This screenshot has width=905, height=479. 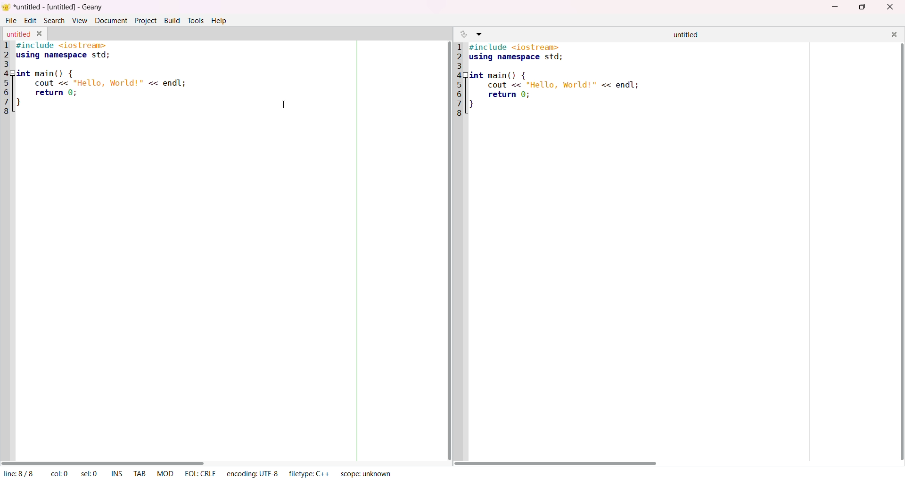 What do you see at coordinates (7, 7) in the screenshot?
I see `logo` at bounding box center [7, 7].